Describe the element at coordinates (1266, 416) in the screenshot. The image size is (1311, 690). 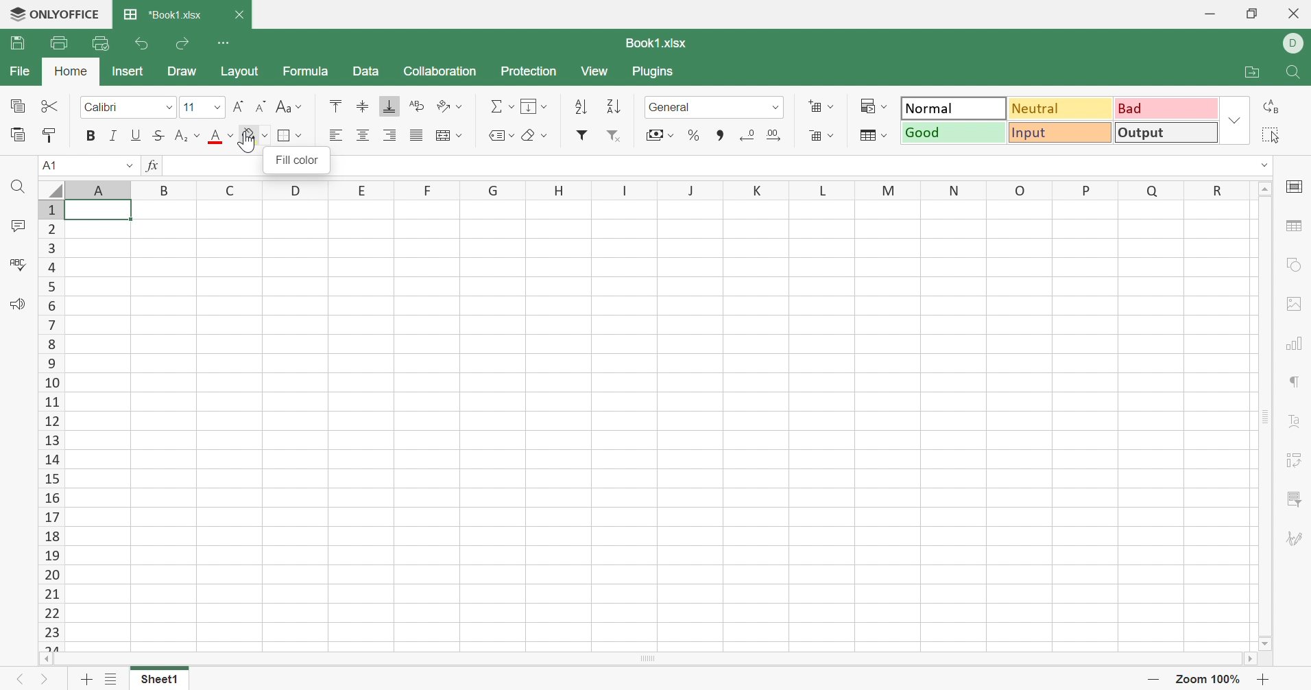
I see `Scroll Bar` at that location.